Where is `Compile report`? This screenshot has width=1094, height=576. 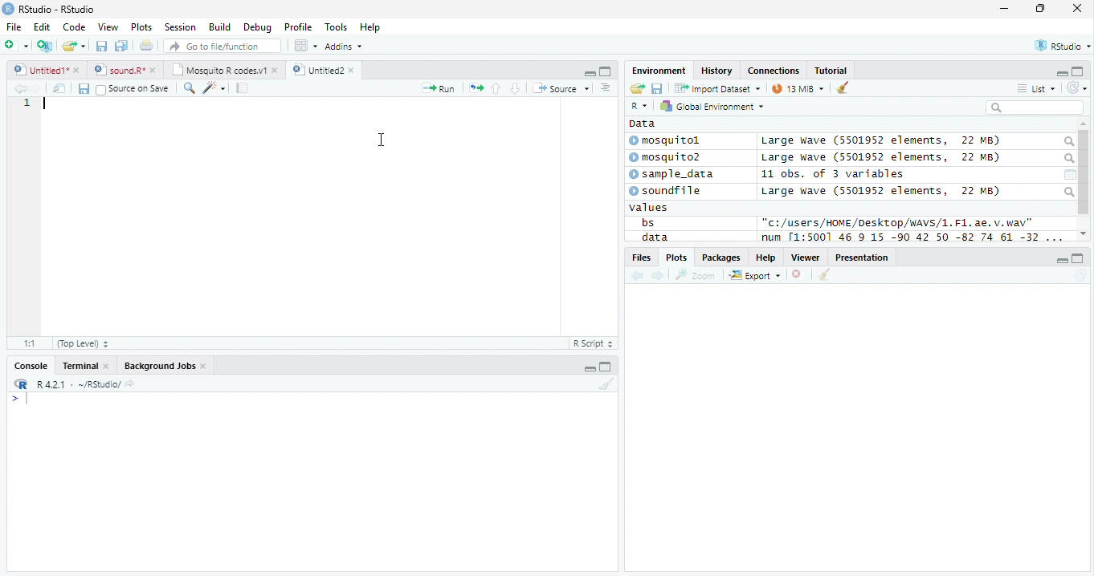
Compile report is located at coordinates (243, 88).